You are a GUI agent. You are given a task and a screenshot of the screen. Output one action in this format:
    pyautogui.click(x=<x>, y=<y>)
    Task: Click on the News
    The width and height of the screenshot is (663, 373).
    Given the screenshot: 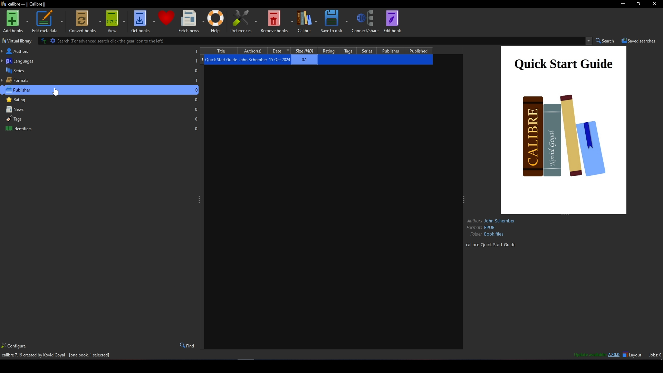 What is the action you would take?
    pyautogui.click(x=100, y=109)
    